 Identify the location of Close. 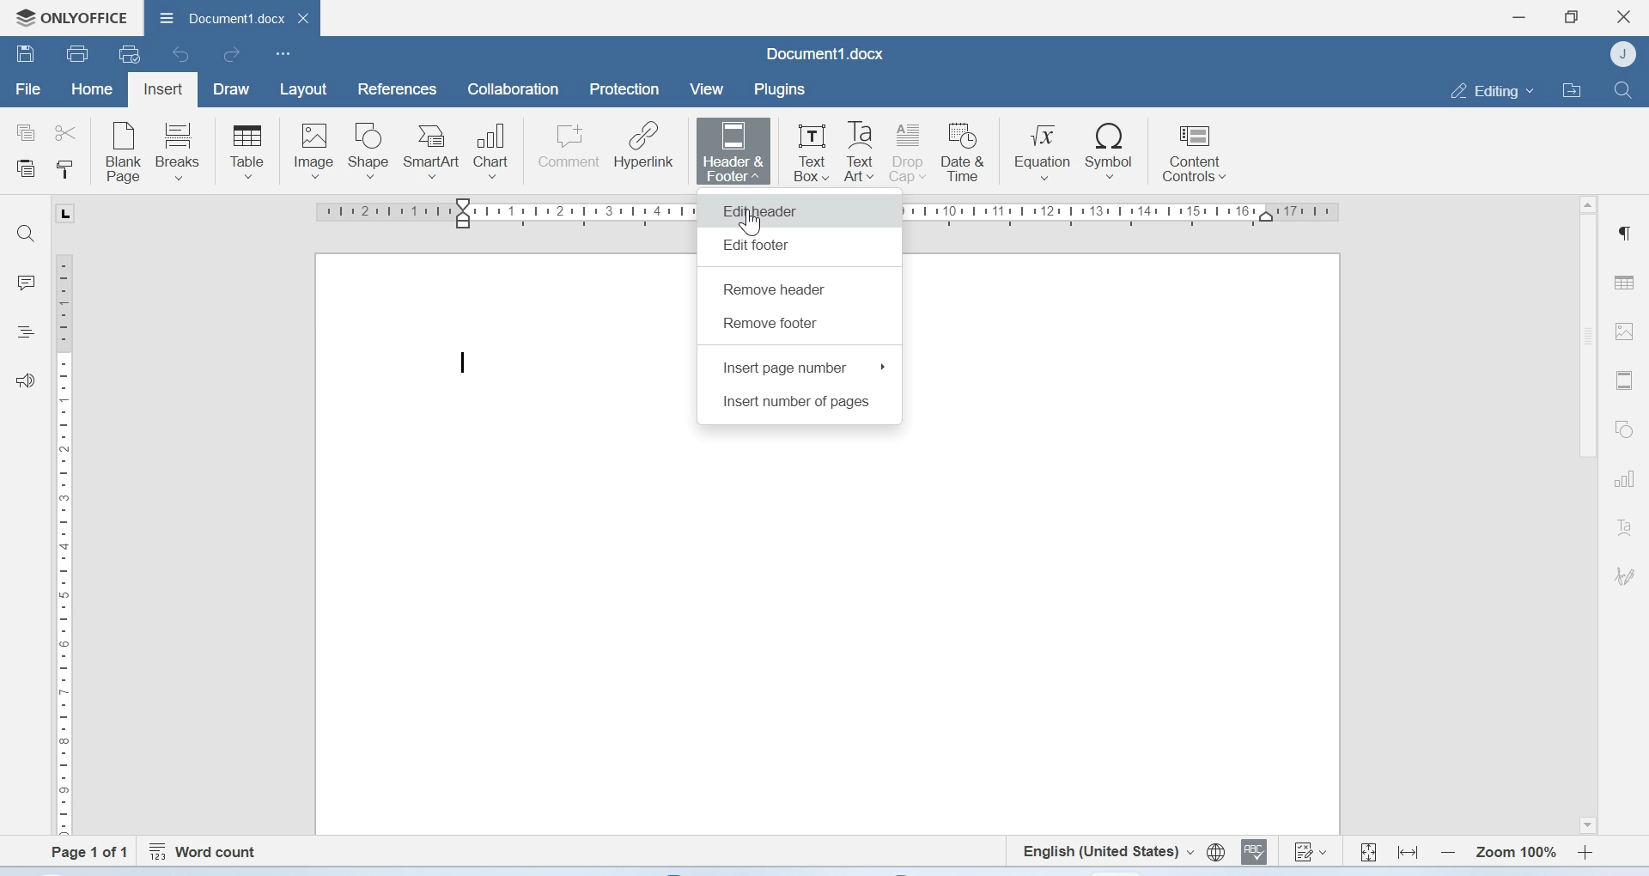
(1624, 17).